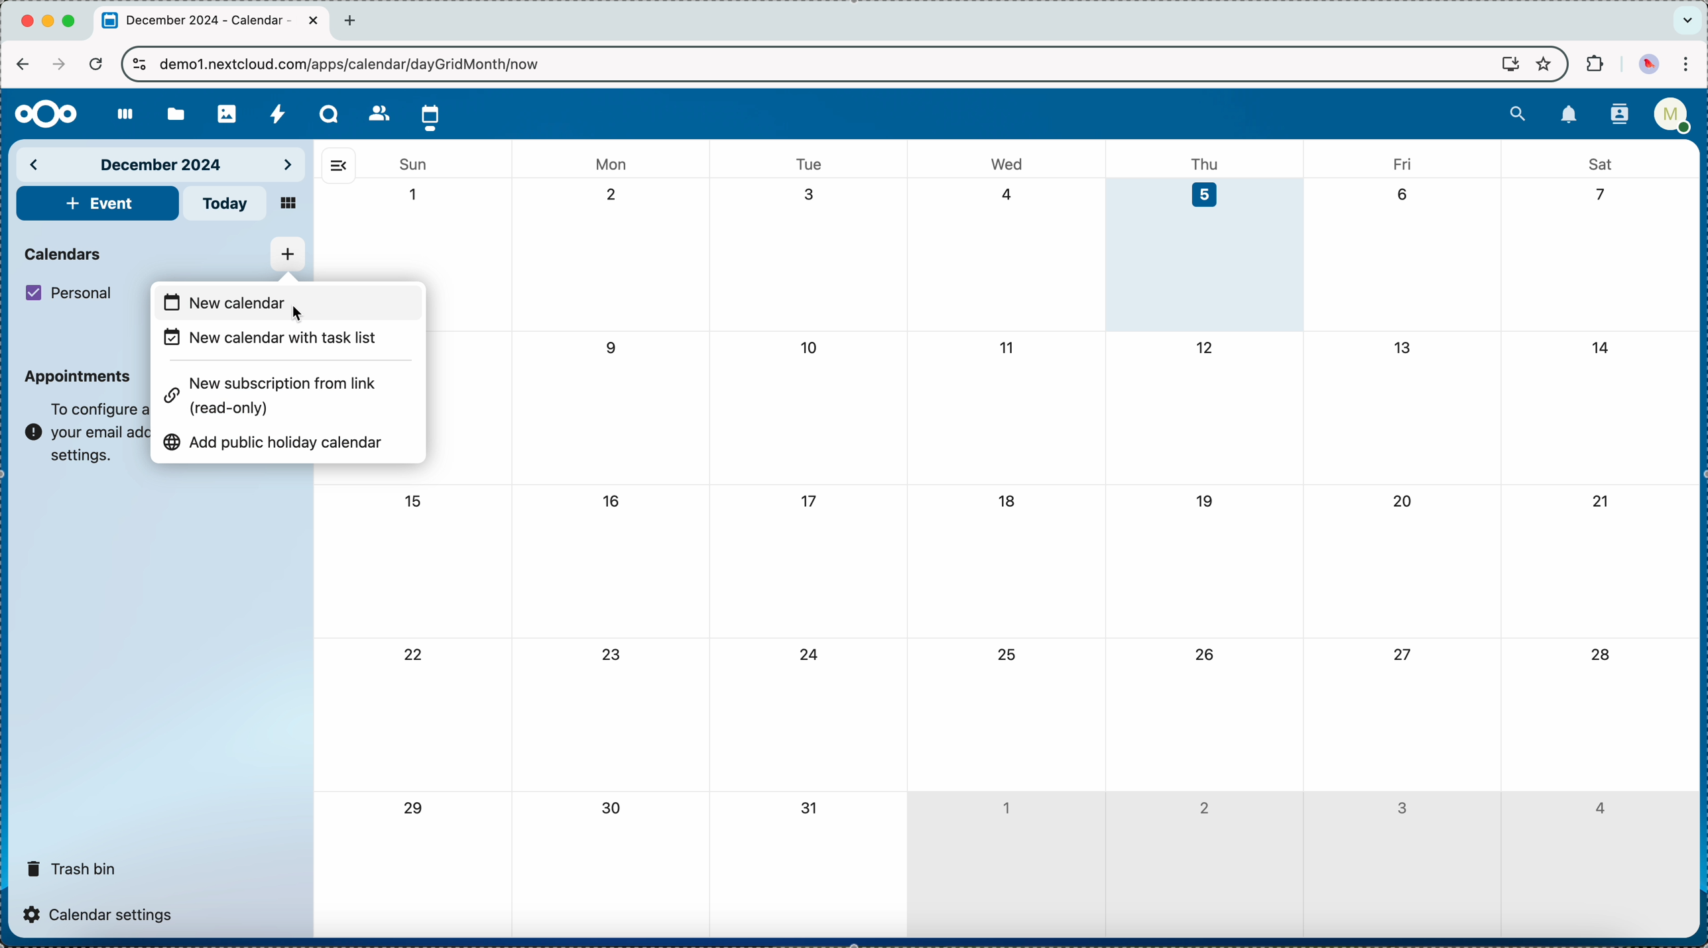 This screenshot has width=1708, height=948. Describe the element at coordinates (1542, 63) in the screenshot. I see `favorites` at that location.